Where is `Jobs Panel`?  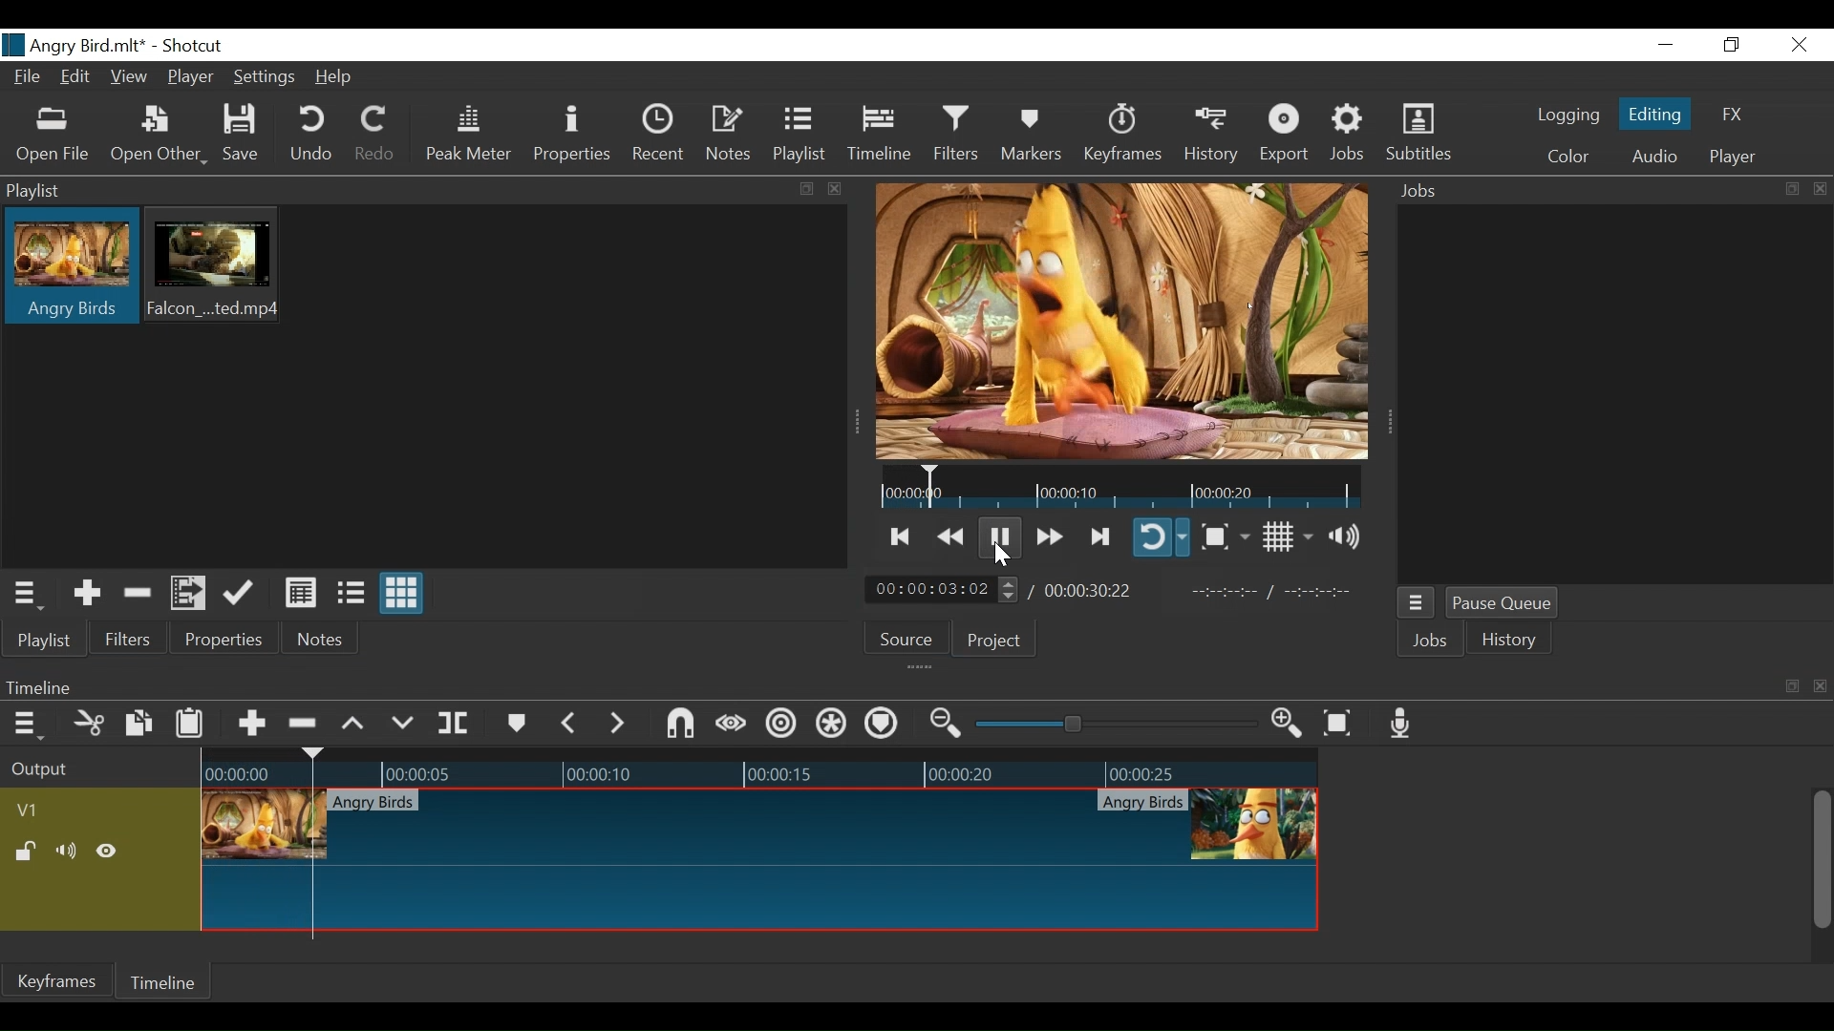
Jobs Panel is located at coordinates (1613, 394).